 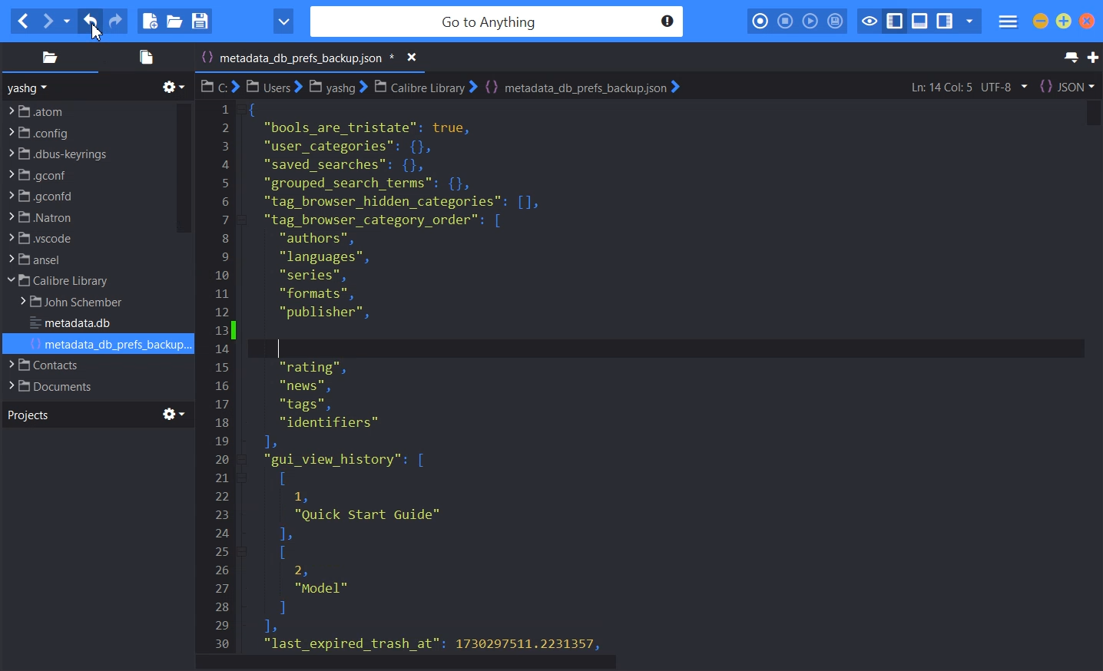 I want to click on Line number, so click(x=223, y=375).